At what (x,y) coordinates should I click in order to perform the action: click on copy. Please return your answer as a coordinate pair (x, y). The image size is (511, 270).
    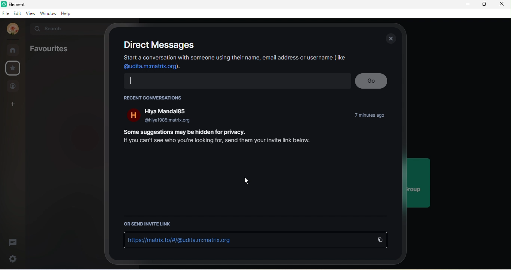
    Looking at the image, I should click on (380, 240).